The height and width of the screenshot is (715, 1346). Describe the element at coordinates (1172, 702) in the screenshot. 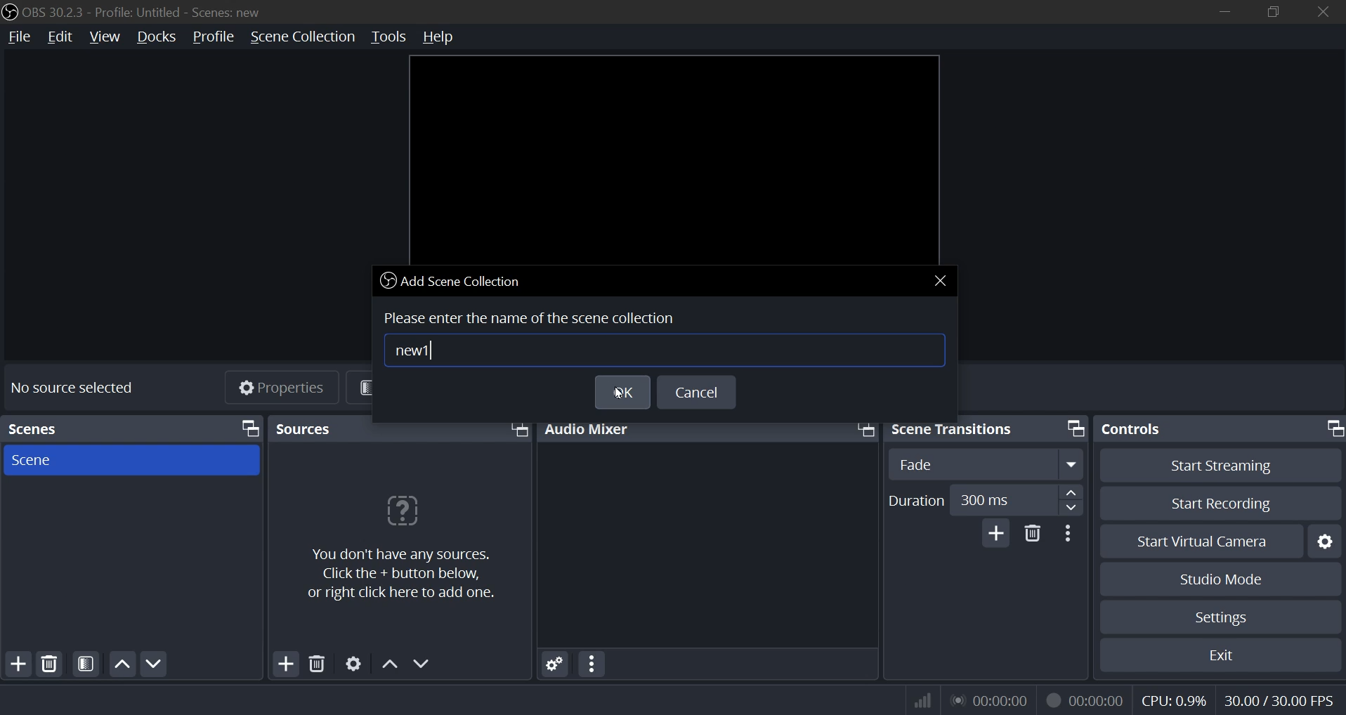

I see `cpu usage` at that location.